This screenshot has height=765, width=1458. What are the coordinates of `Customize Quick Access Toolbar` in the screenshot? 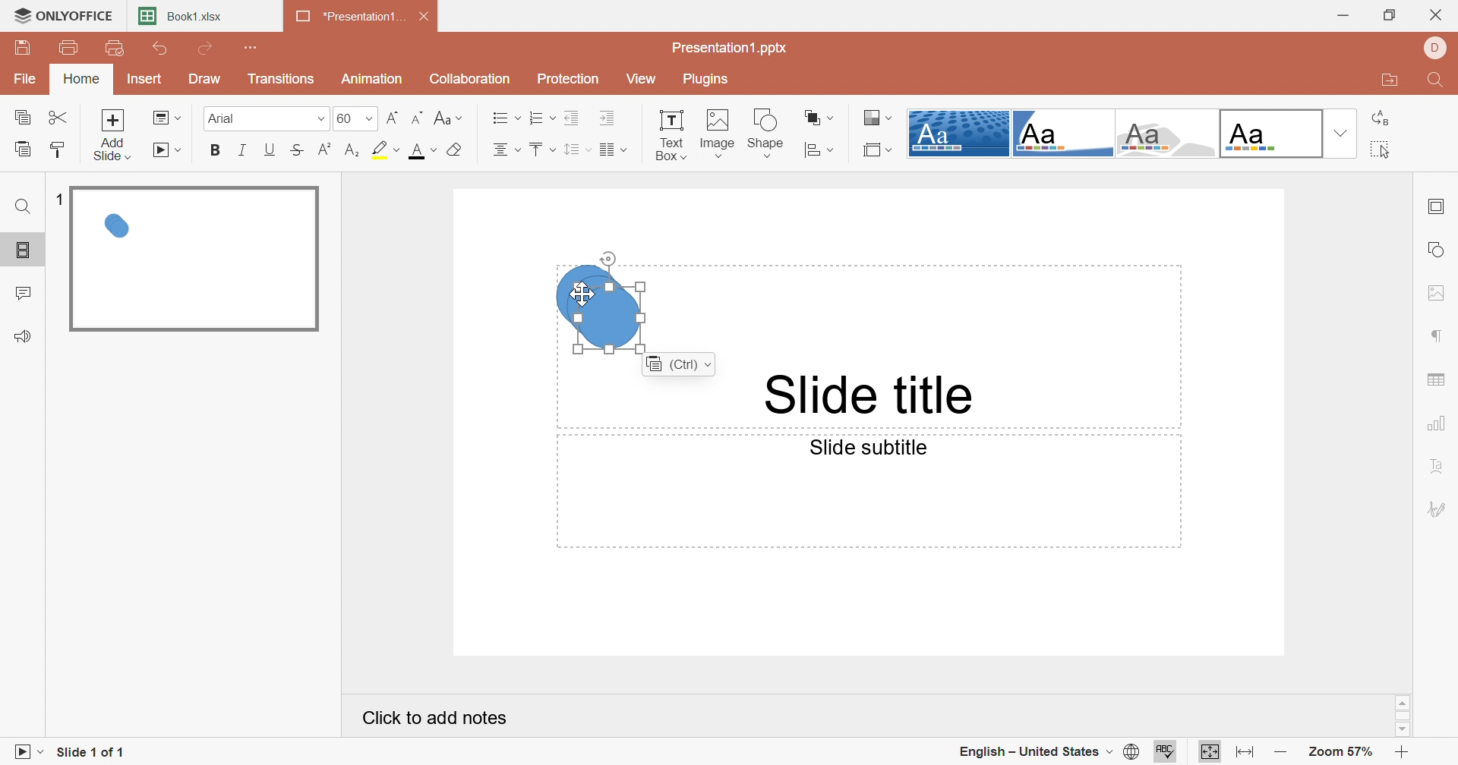 It's located at (253, 47).